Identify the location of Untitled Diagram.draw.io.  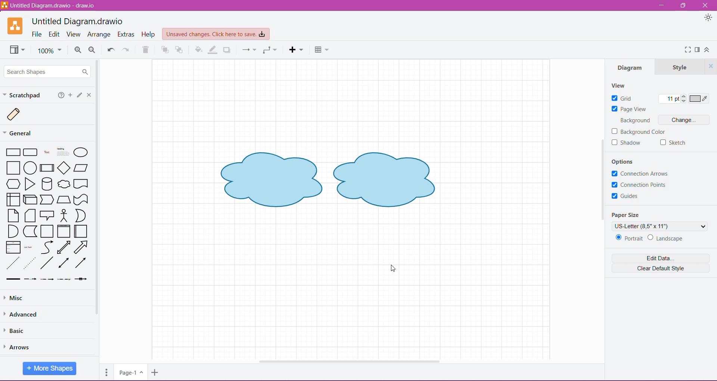
(78, 21).